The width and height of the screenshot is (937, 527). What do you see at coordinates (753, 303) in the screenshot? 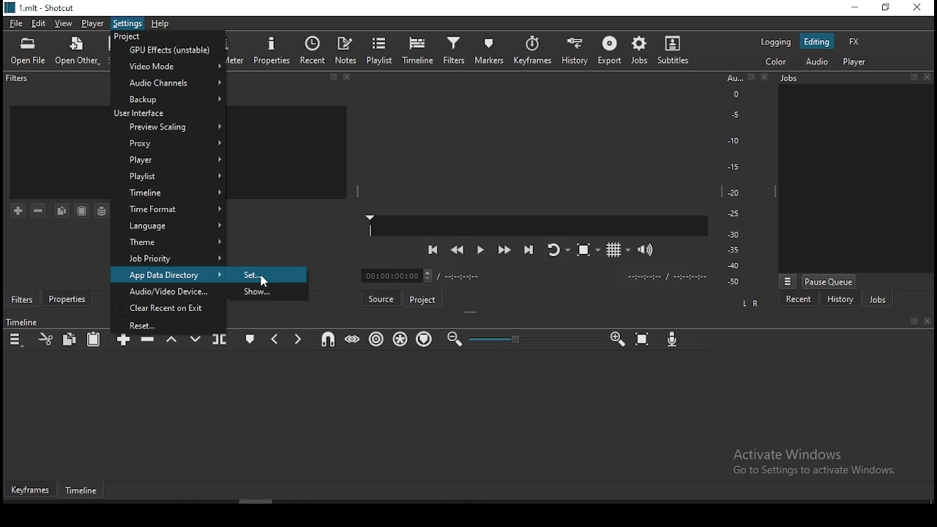
I see `Left and Right` at bounding box center [753, 303].